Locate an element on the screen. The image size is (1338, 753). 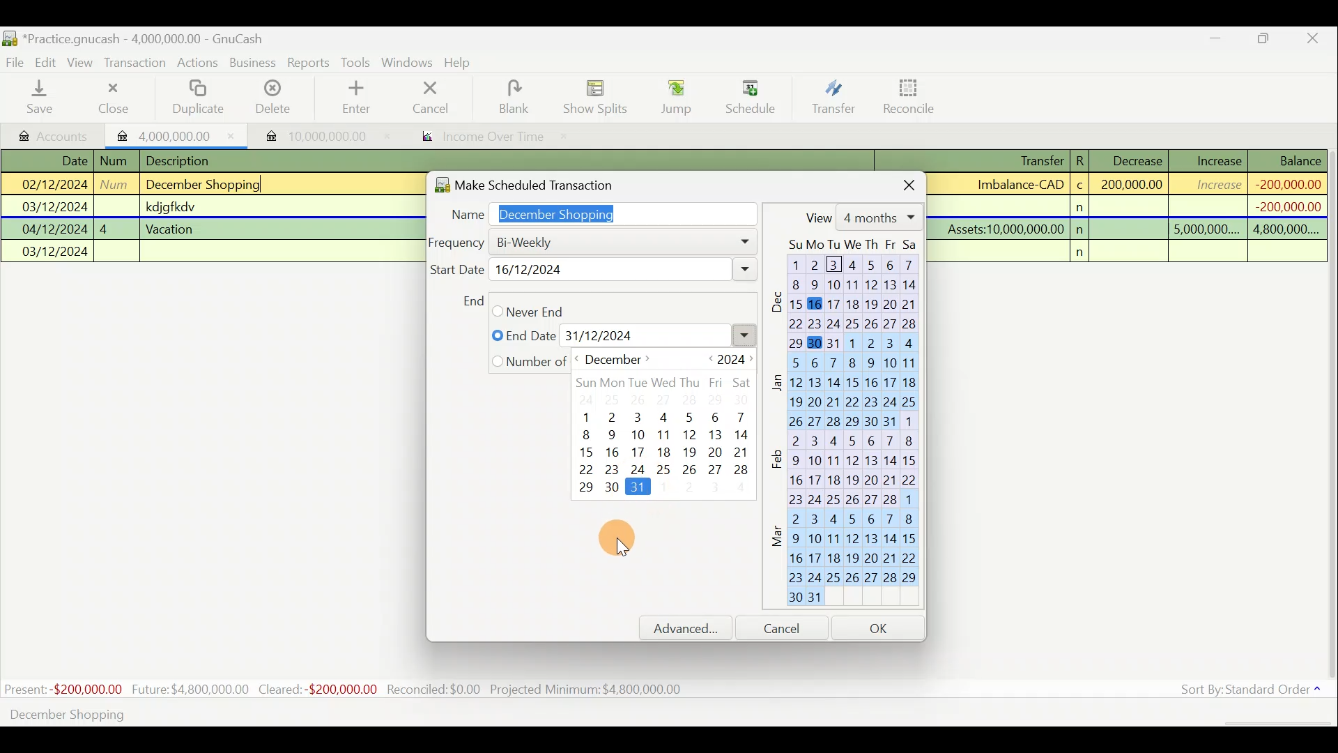
Cancel is located at coordinates (788, 627).